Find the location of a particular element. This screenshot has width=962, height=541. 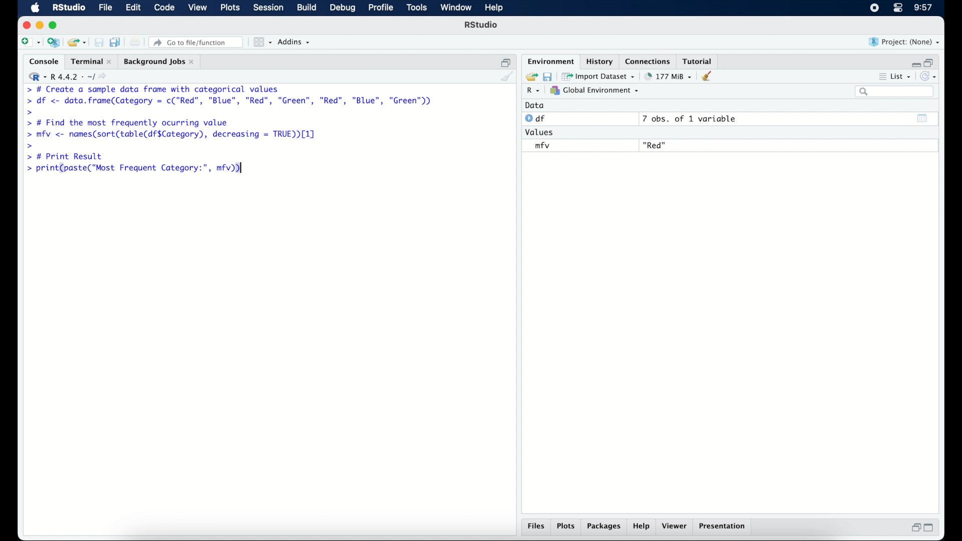

Go to file/ function is located at coordinates (198, 42).